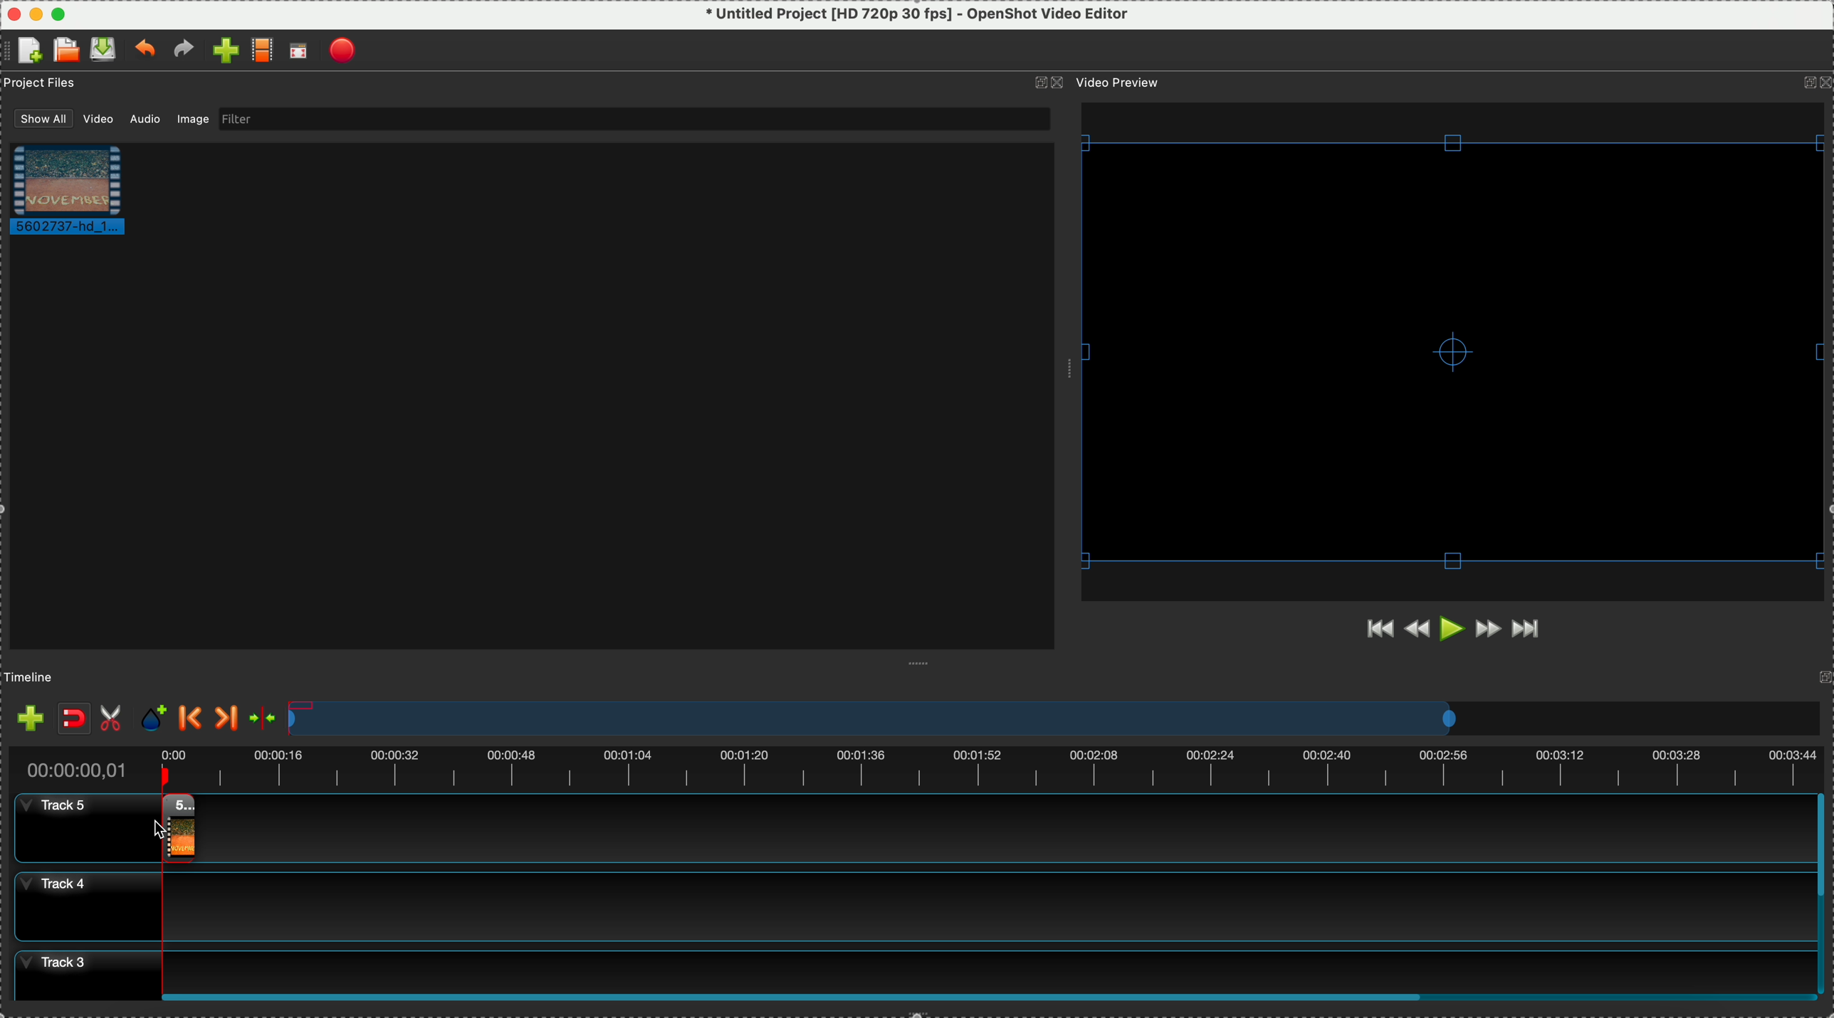 This screenshot has width=1834, height=1018. I want to click on choose profile, so click(262, 51).